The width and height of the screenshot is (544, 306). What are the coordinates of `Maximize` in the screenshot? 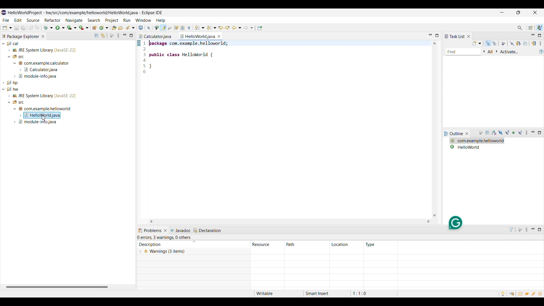 It's located at (539, 230).